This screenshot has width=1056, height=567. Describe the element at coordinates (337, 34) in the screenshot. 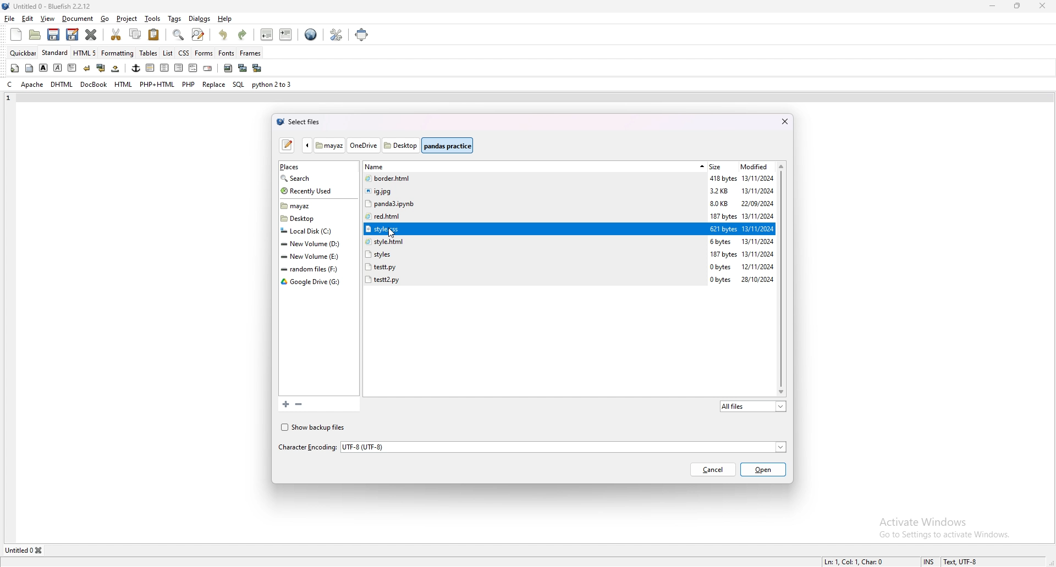

I see `edit preference` at that location.